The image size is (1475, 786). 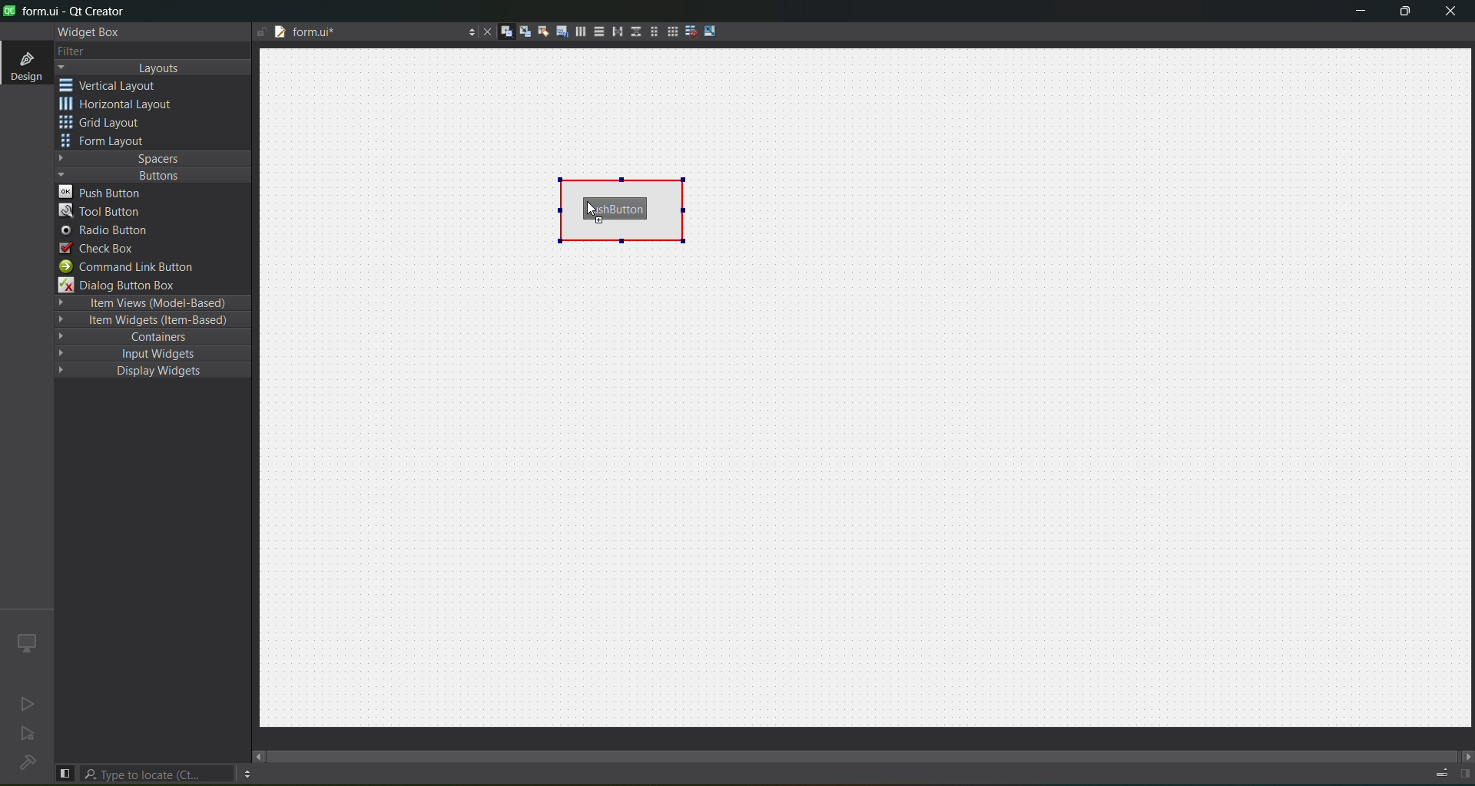 I want to click on edit buddies, so click(x=541, y=31).